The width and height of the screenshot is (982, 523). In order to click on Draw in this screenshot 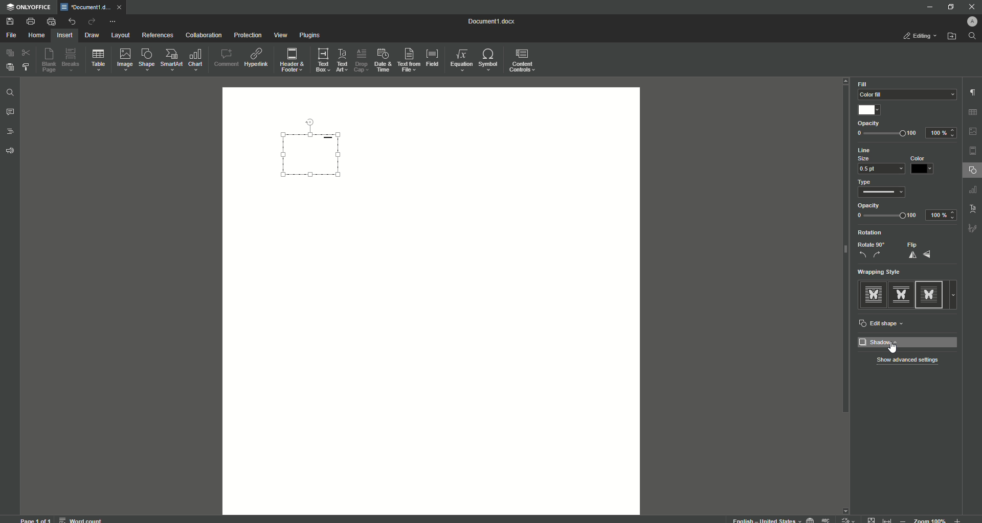, I will do `click(93, 36)`.